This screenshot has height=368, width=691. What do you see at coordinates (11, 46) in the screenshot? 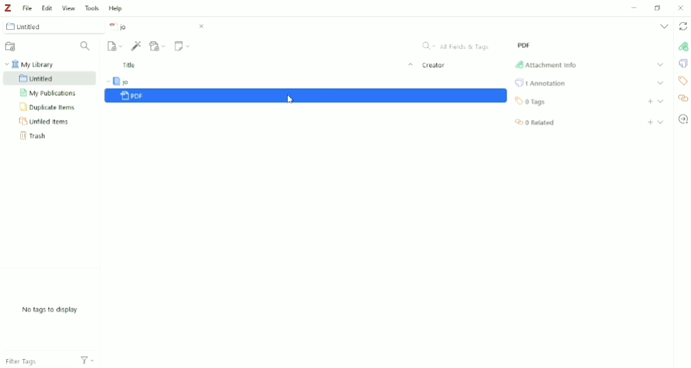
I see `New Collection` at bounding box center [11, 46].